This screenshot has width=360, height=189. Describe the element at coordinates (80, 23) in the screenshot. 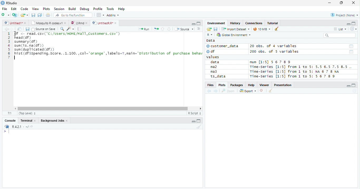

I see `2.Rmd` at that location.